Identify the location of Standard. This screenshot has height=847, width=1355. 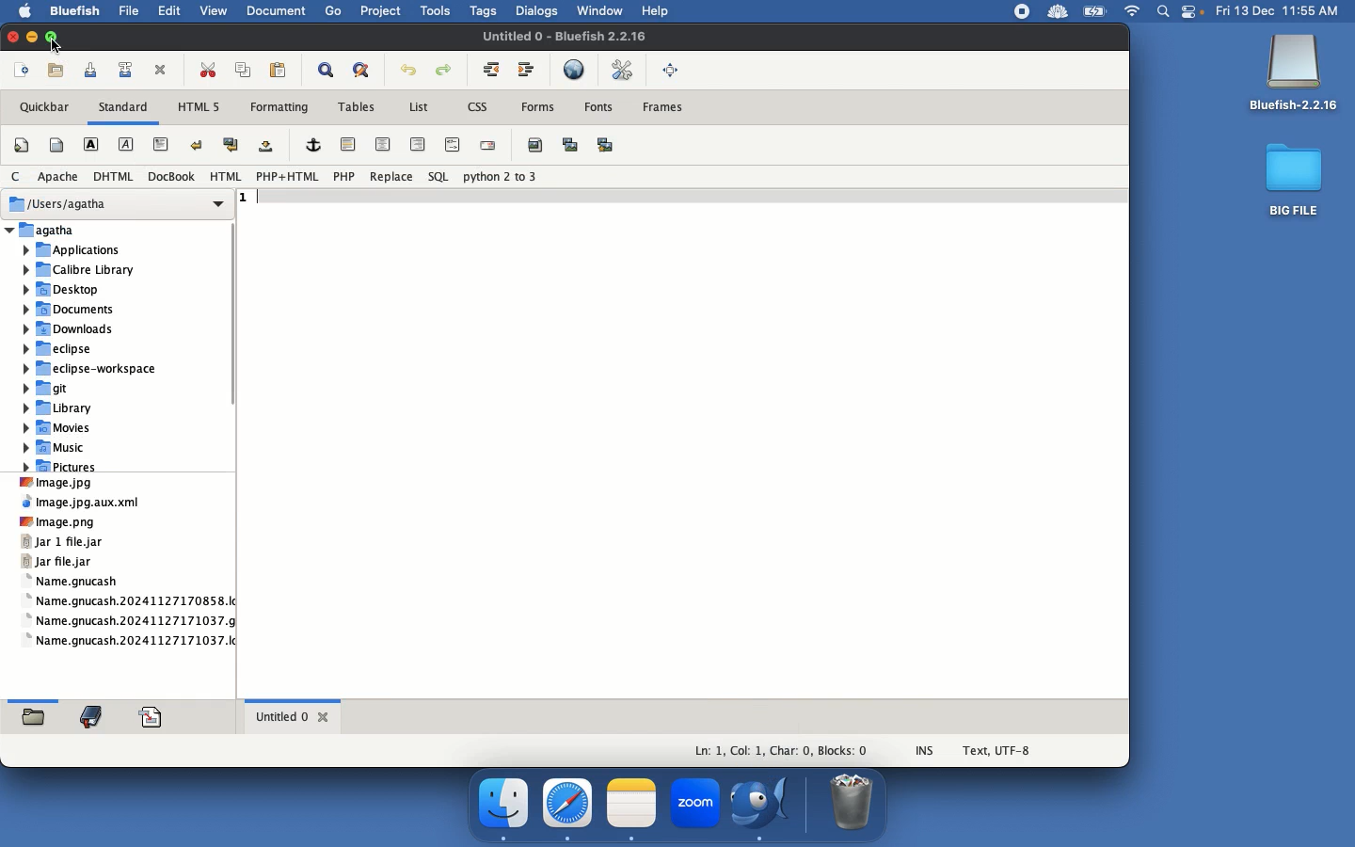
(123, 110).